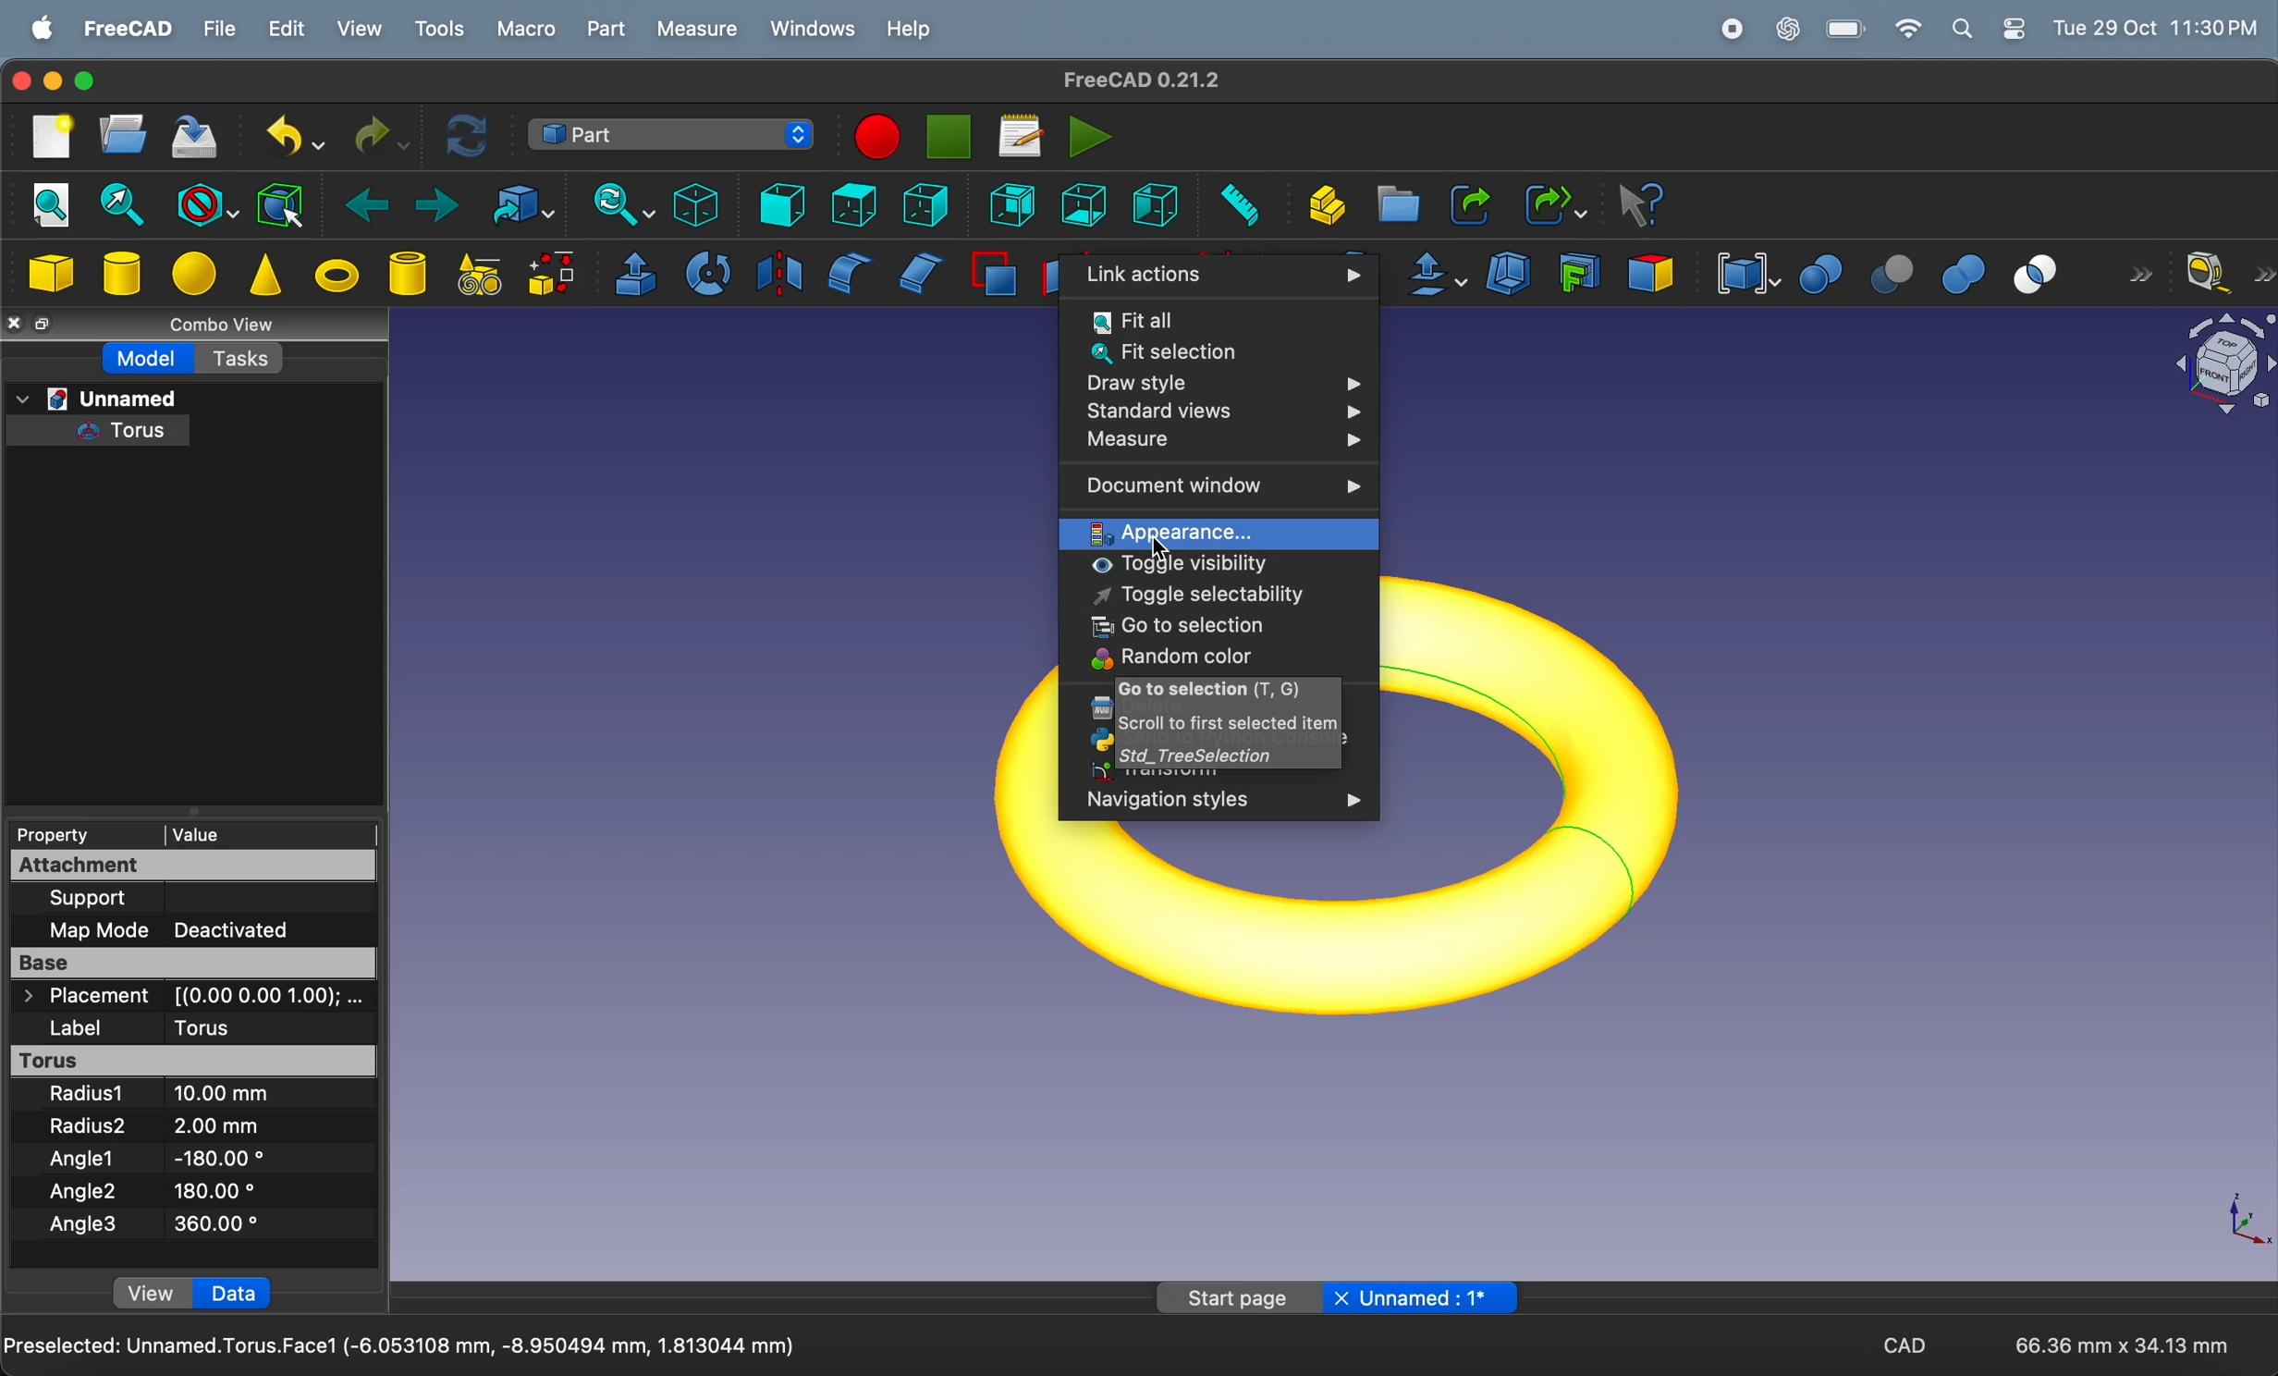 This screenshot has width=2278, height=1376. Describe the element at coordinates (2137, 272) in the screenshot. I see `forward` at that location.